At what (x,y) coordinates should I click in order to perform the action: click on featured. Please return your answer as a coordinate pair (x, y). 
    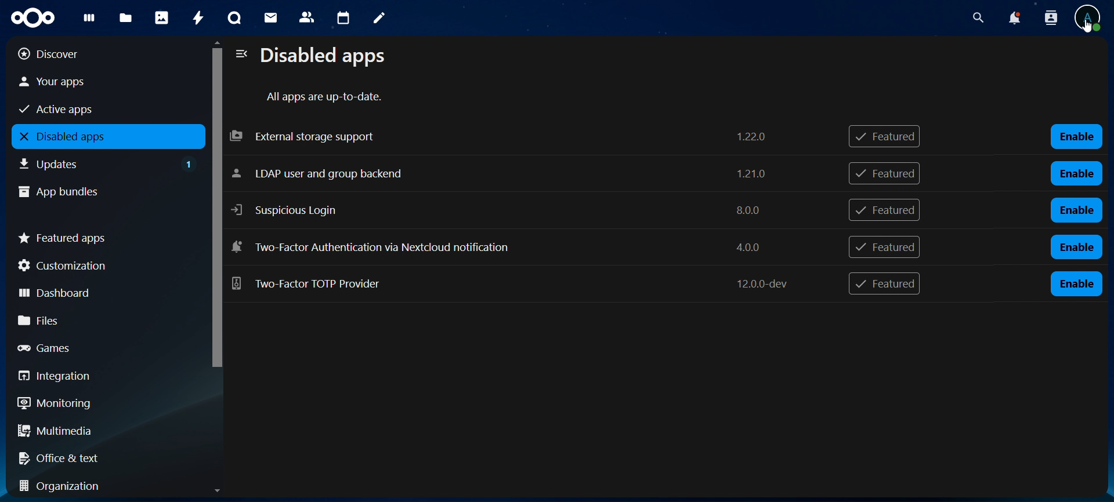
    Looking at the image, I should click on (884, 285).